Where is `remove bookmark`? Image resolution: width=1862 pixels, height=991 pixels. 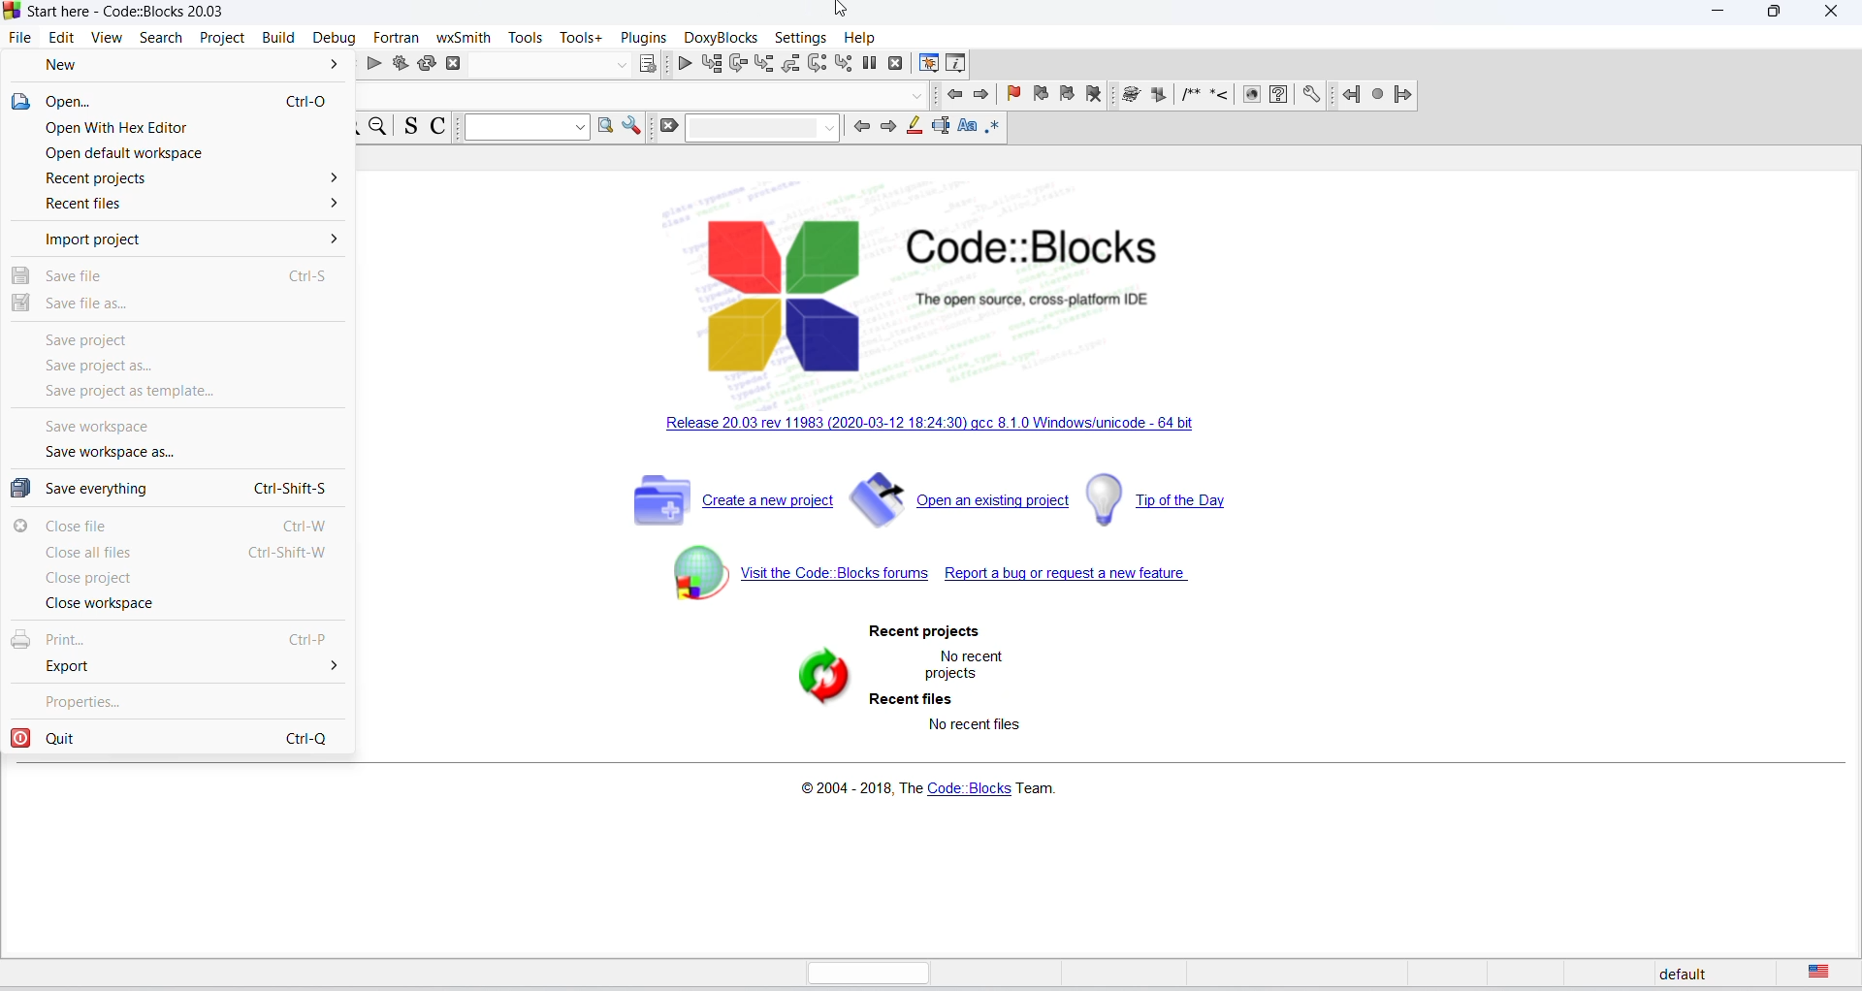 remove bookmark is located at coordinates (1095, 96).